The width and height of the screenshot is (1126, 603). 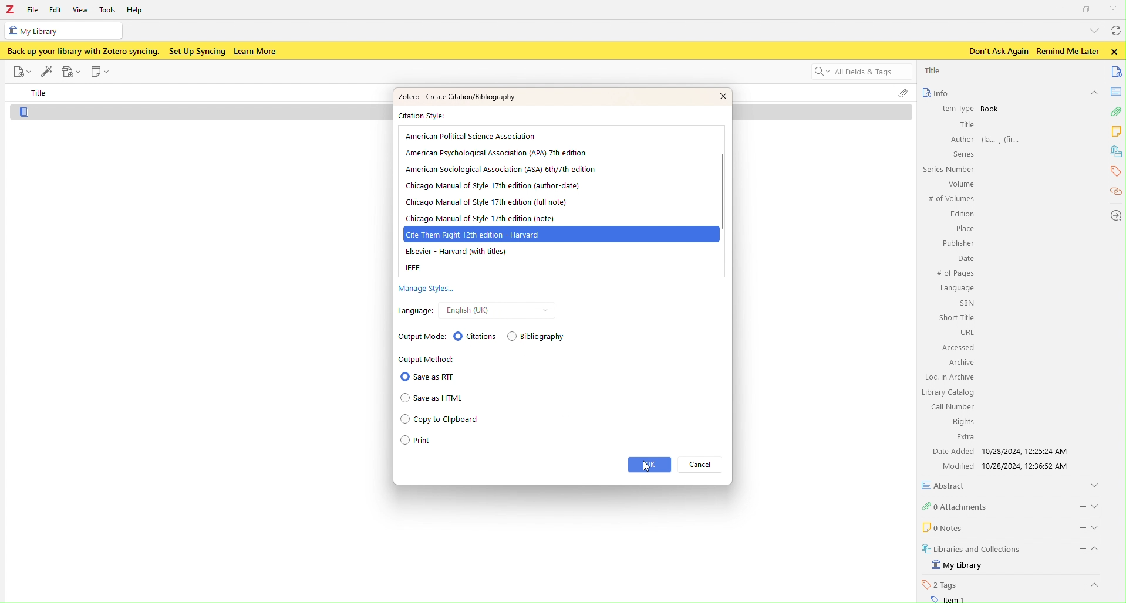 What do you see at coordinates (456, 96) in the screenshot?
I see `Zotero - Create Citation/Bibliography` at bounding box center [456, 96].